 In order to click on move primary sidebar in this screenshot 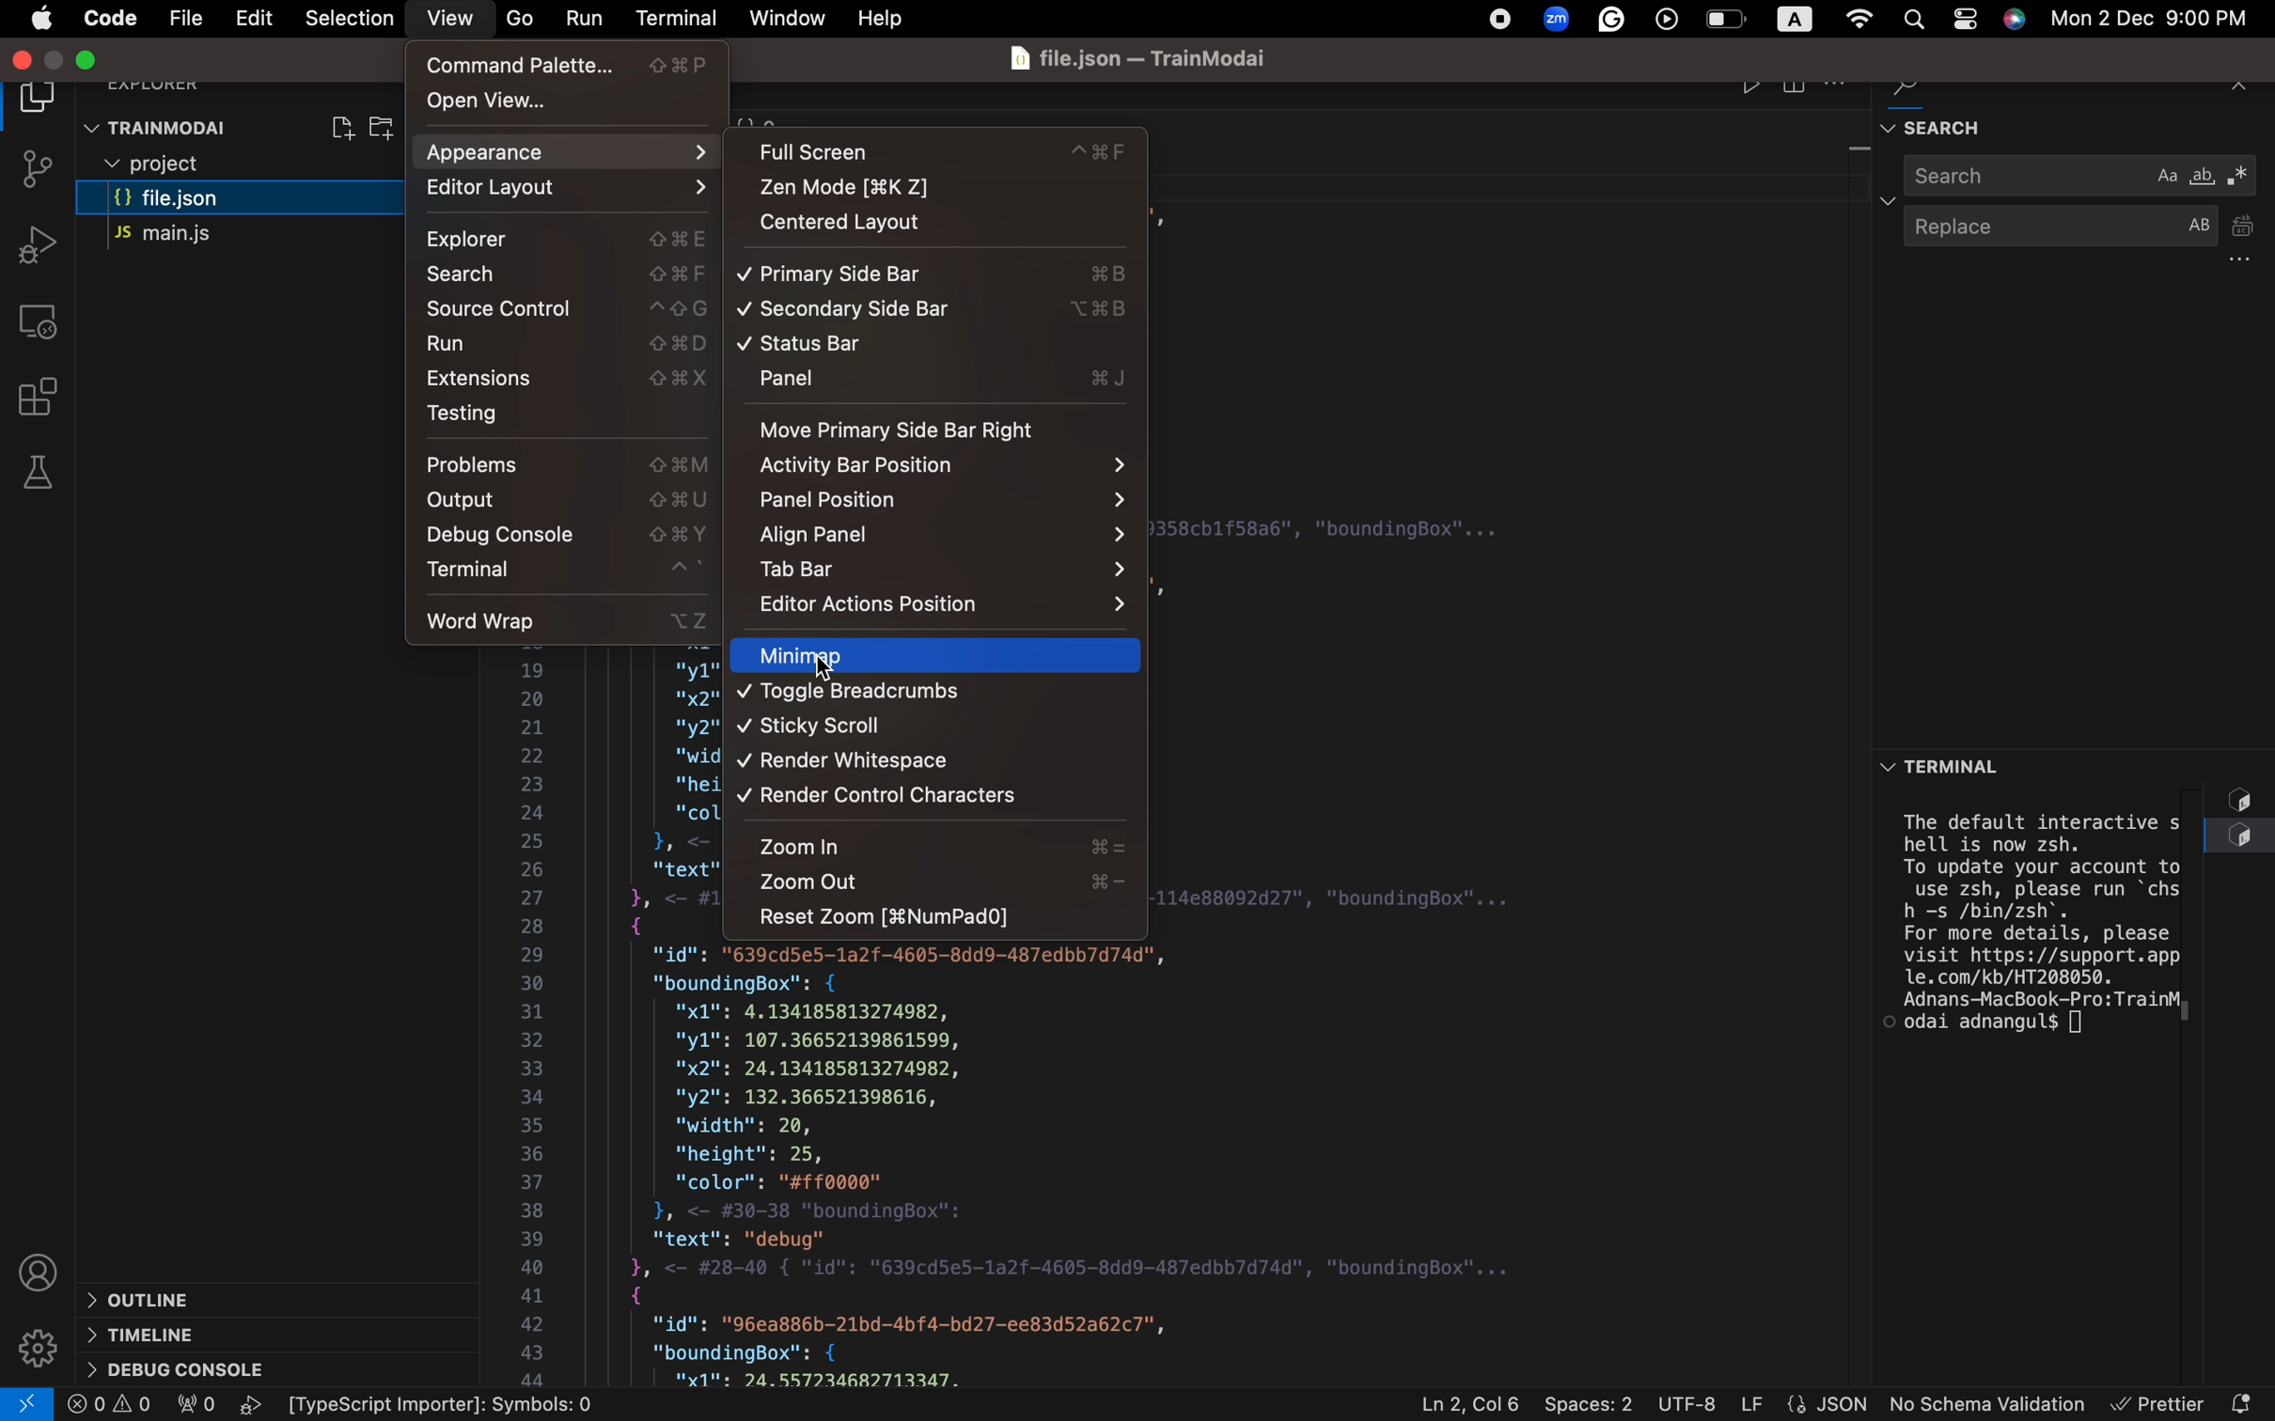, I will do `click(930, 432)`.